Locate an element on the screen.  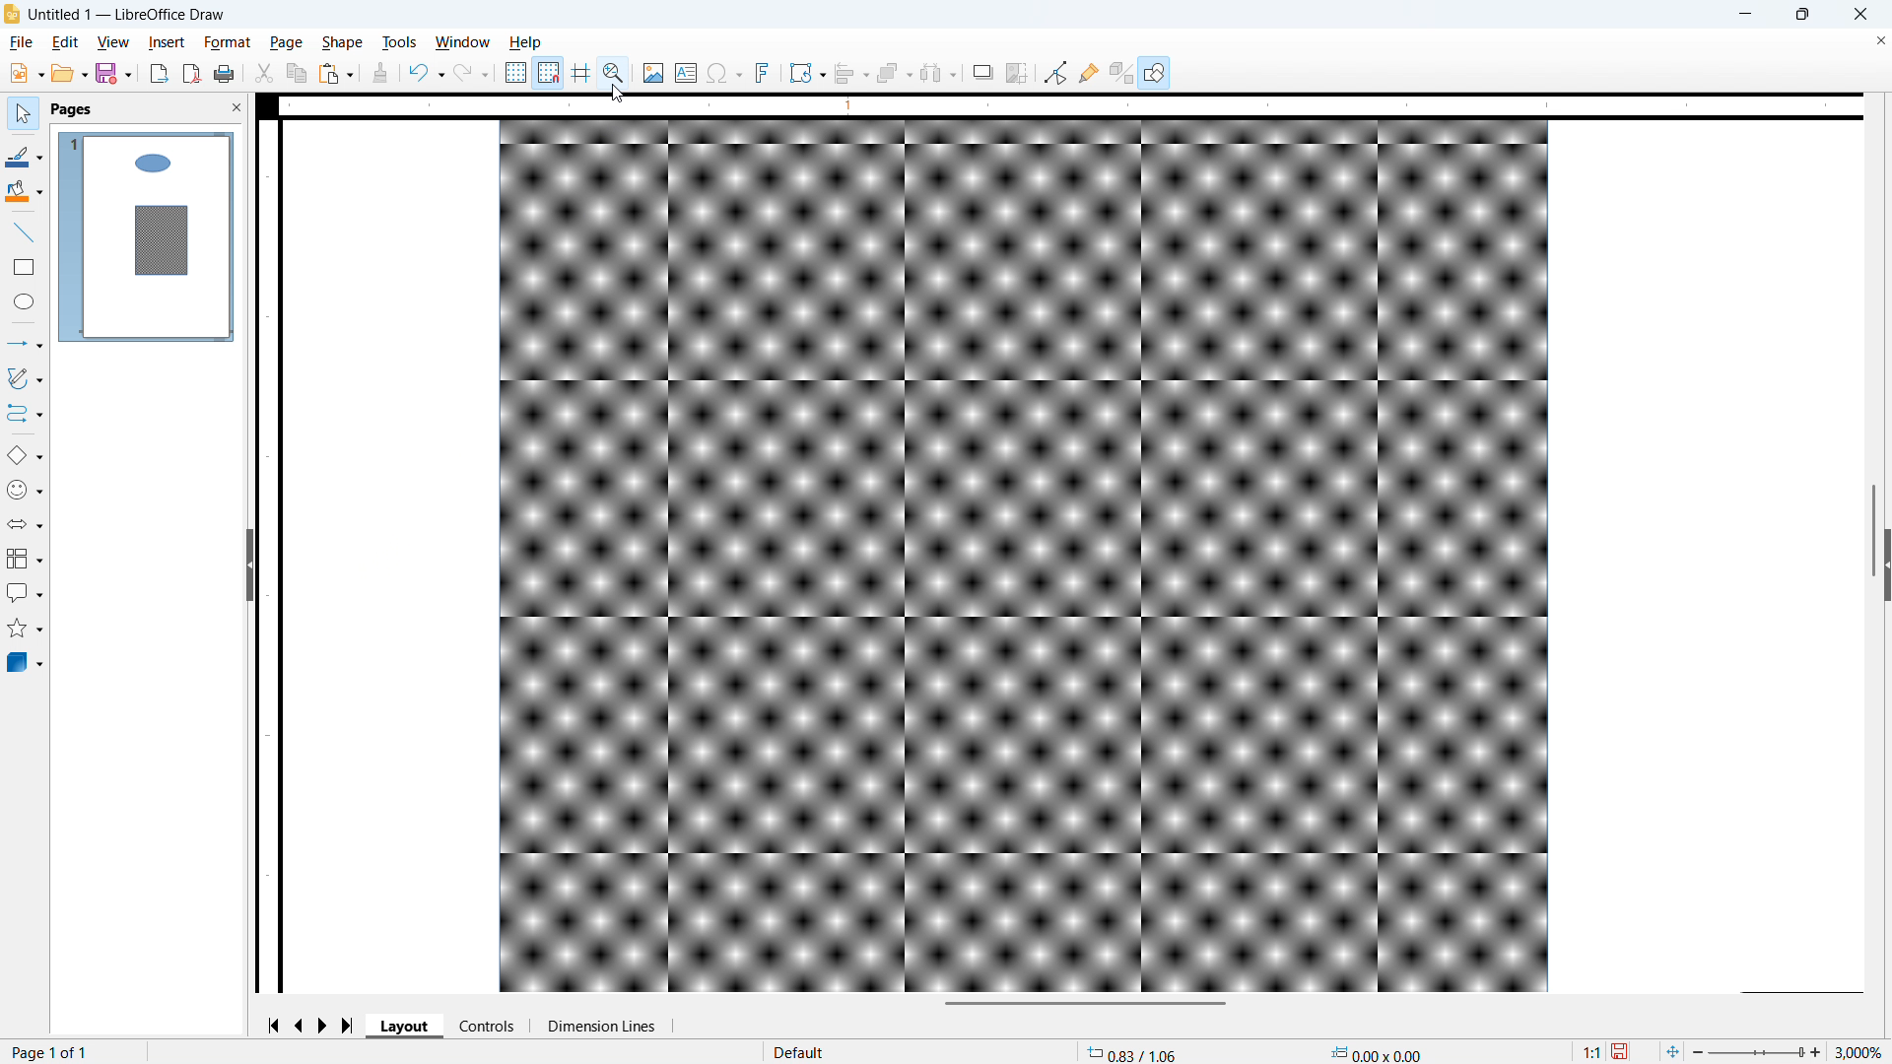
Guidelines while moving  is located at coordinates (580, 71).